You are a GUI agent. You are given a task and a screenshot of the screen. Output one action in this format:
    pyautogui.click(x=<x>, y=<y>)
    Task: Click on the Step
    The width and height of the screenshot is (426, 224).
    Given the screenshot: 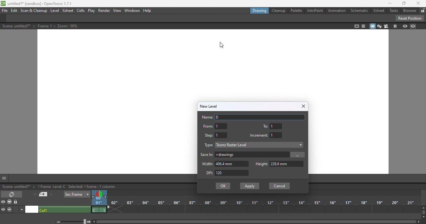 What is the action you would take?
    pyautogui.click(x=215, y=135)
    